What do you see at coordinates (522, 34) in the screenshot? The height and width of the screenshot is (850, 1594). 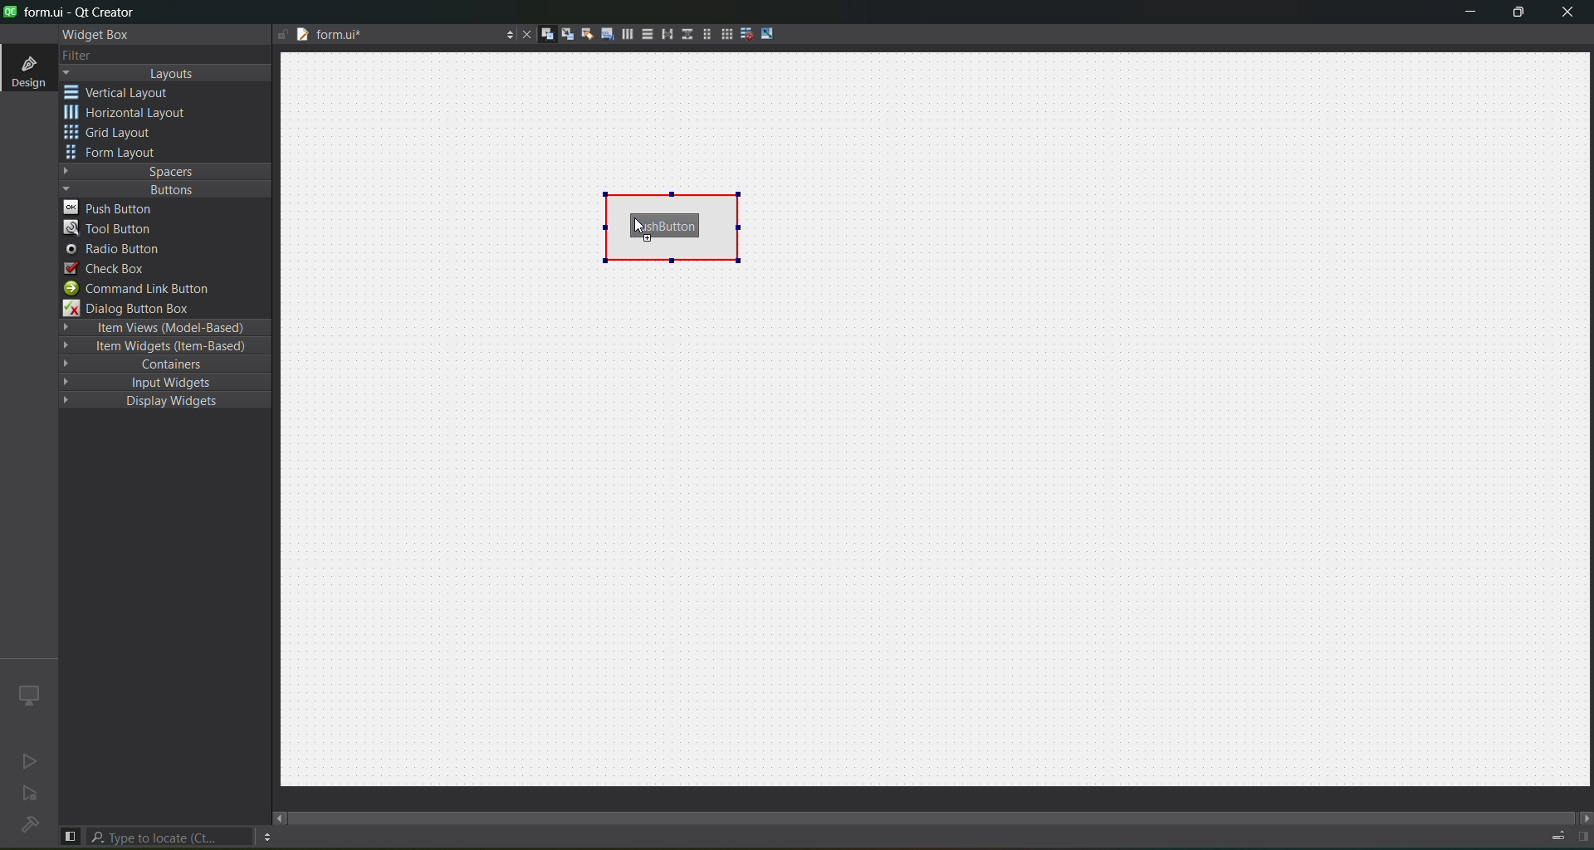 I see `close tab` at bounding box center [522, 34].